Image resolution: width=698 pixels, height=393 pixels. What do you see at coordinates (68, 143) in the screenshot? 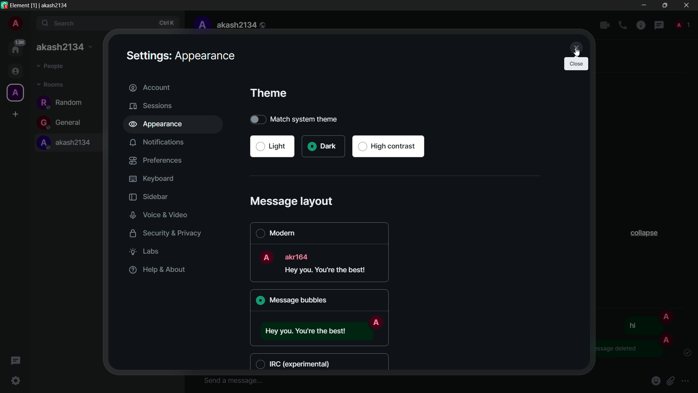
I see `akash2134` at bounding box center [68, 143].